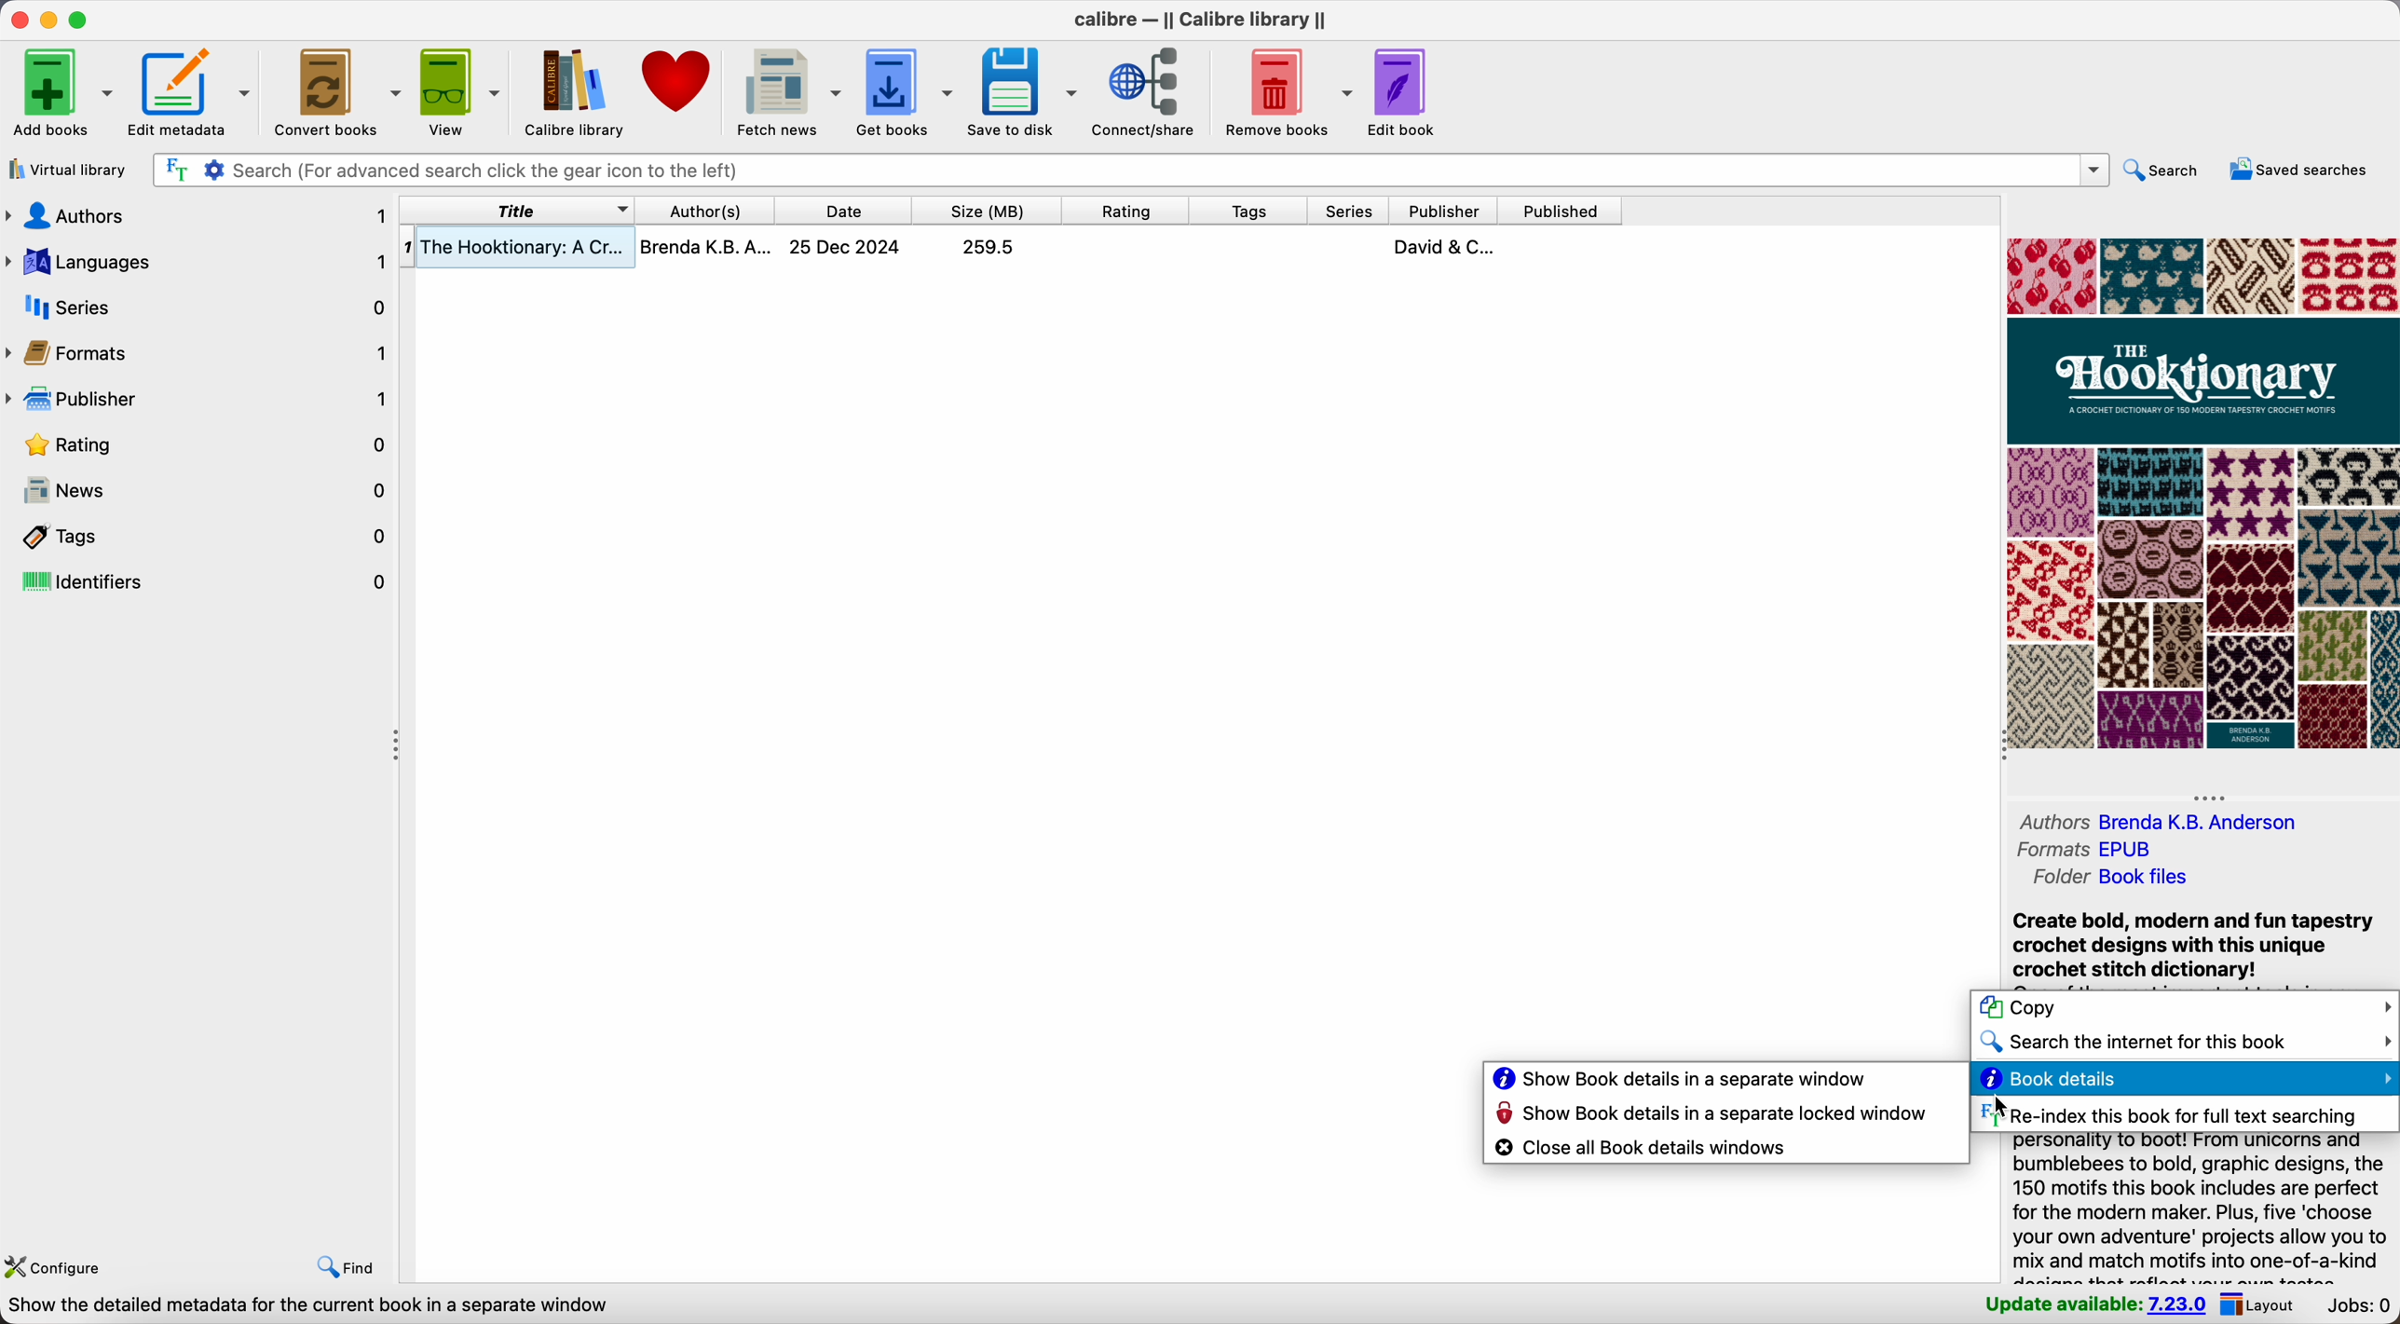  Describe the element at coordinates (15, 21) in the screenshot. I see `close` at that location.